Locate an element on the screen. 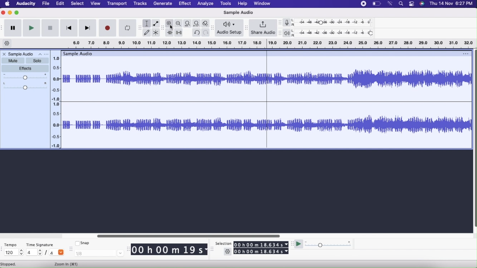 The image size is (477, 268). 4 is located at coordinates (34, 253).